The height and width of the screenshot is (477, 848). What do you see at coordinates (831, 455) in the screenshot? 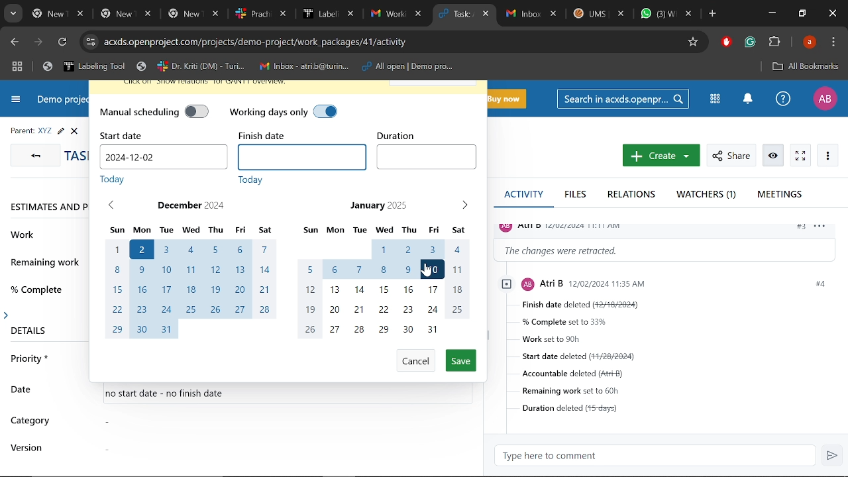
I see `Send` at bounding box center [831, 455].